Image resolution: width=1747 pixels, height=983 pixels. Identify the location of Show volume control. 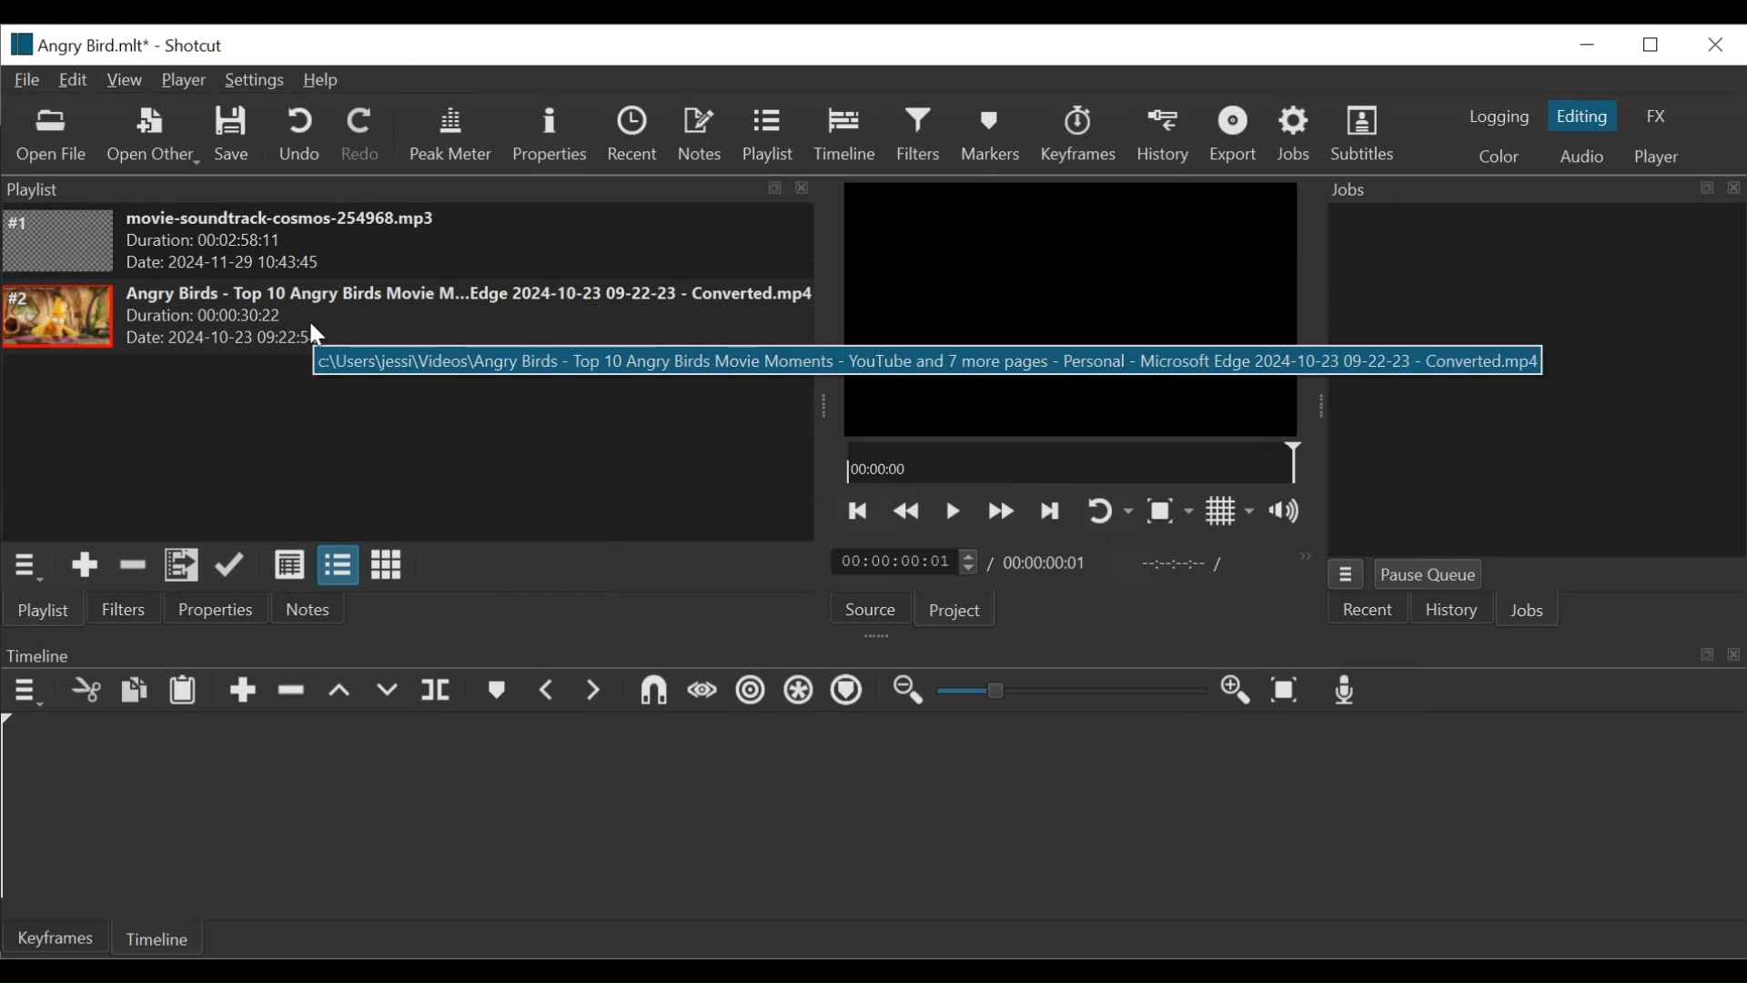
(1290, 513).